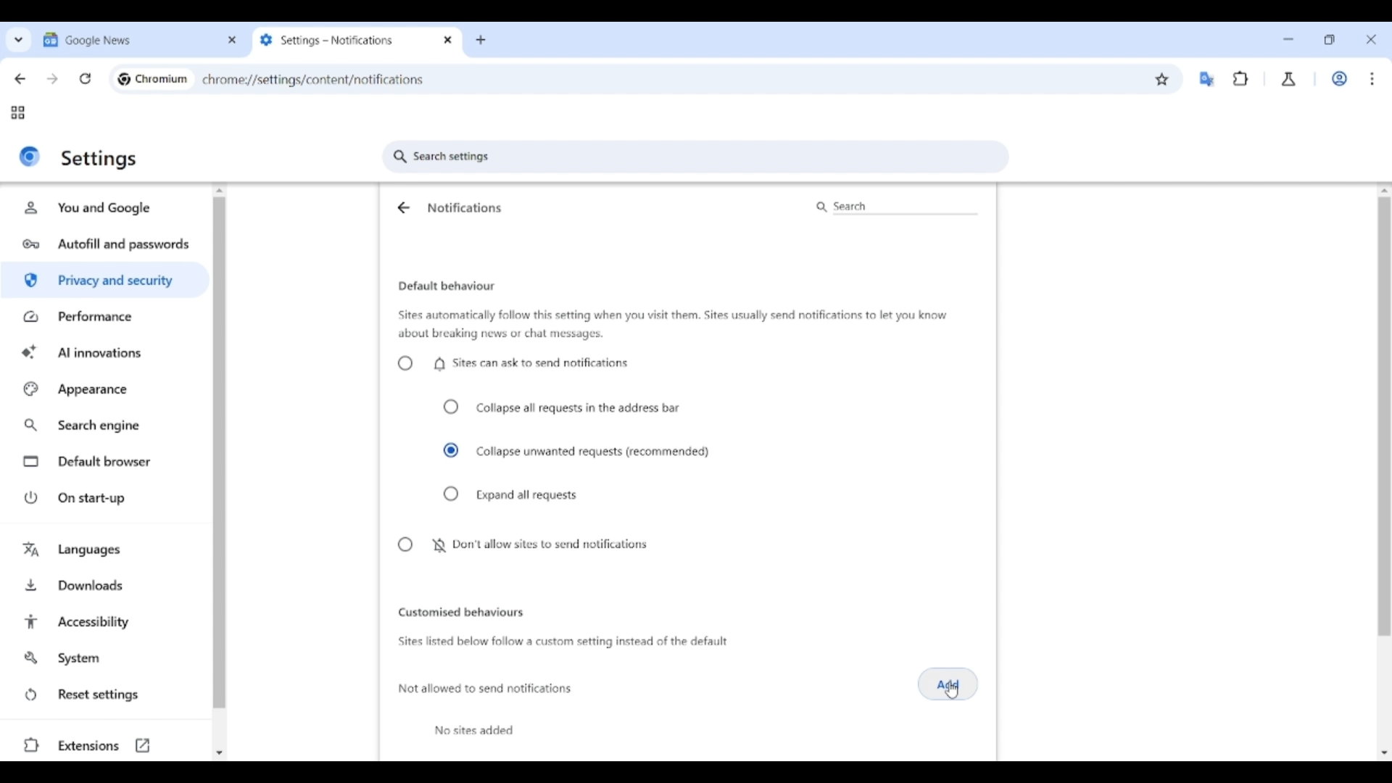  What do you see at coordinates (1329, 40) in the screenshot?
I see `Show interface in a smaller tab` at bounding box center [1329, 40].